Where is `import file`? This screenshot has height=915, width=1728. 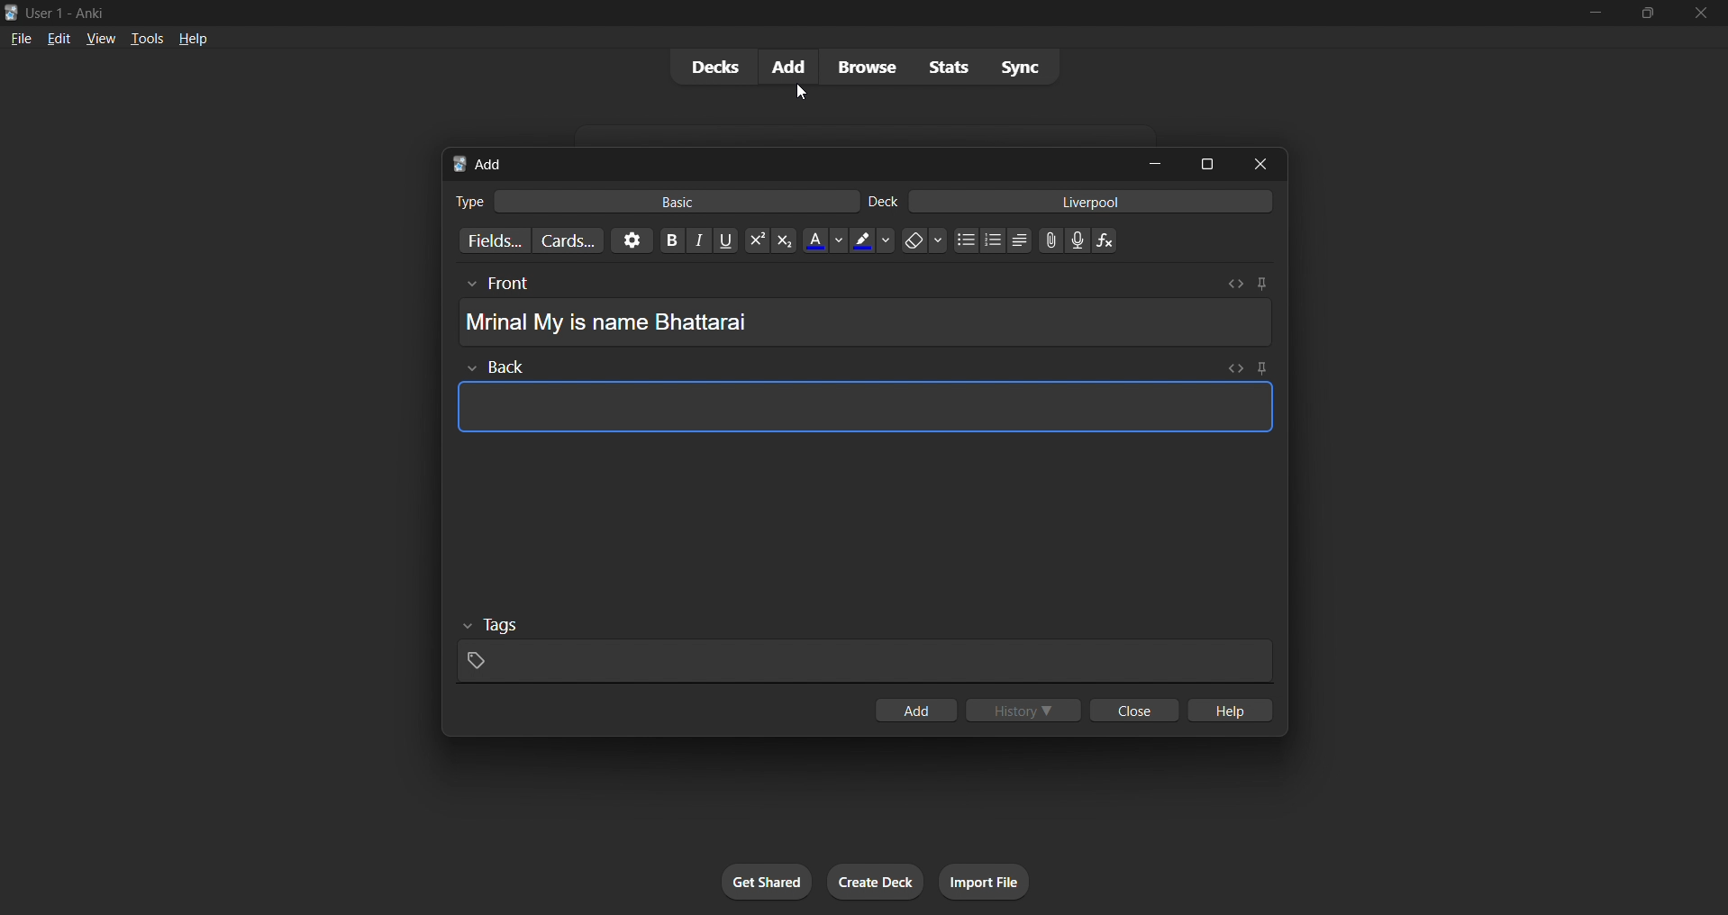
import file is located at coordinates (982, 879).